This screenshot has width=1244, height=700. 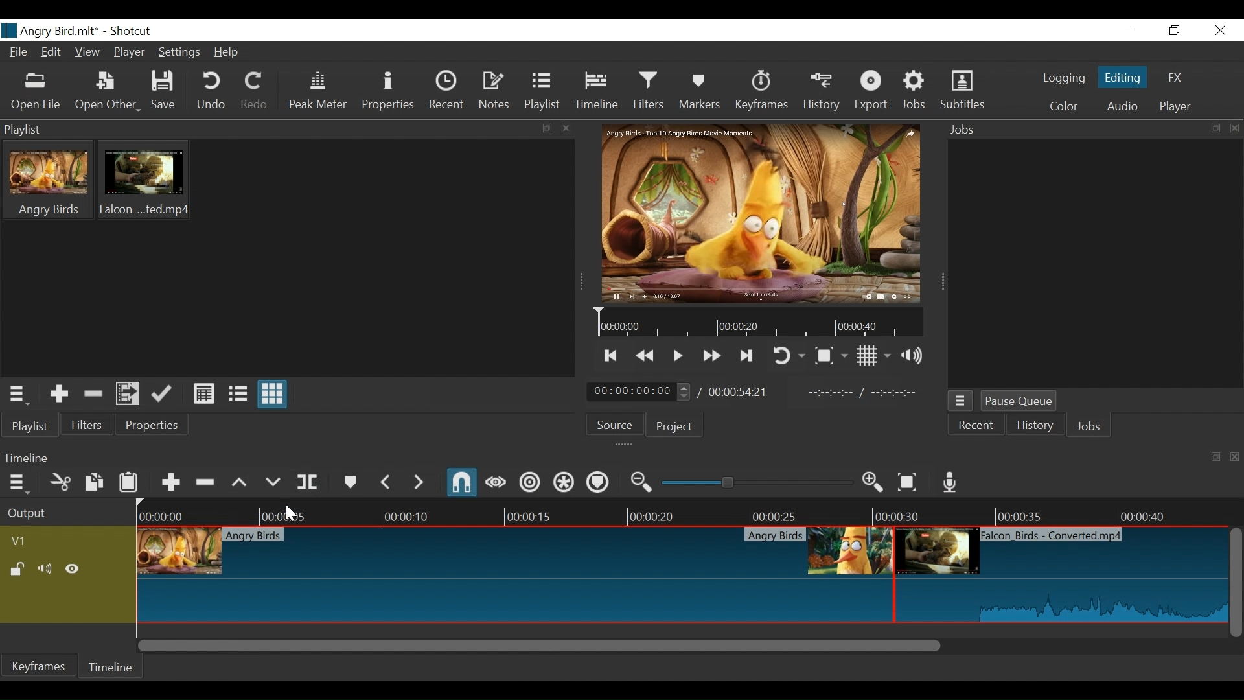 I want to click on Open File, so click(x=108, y=93).